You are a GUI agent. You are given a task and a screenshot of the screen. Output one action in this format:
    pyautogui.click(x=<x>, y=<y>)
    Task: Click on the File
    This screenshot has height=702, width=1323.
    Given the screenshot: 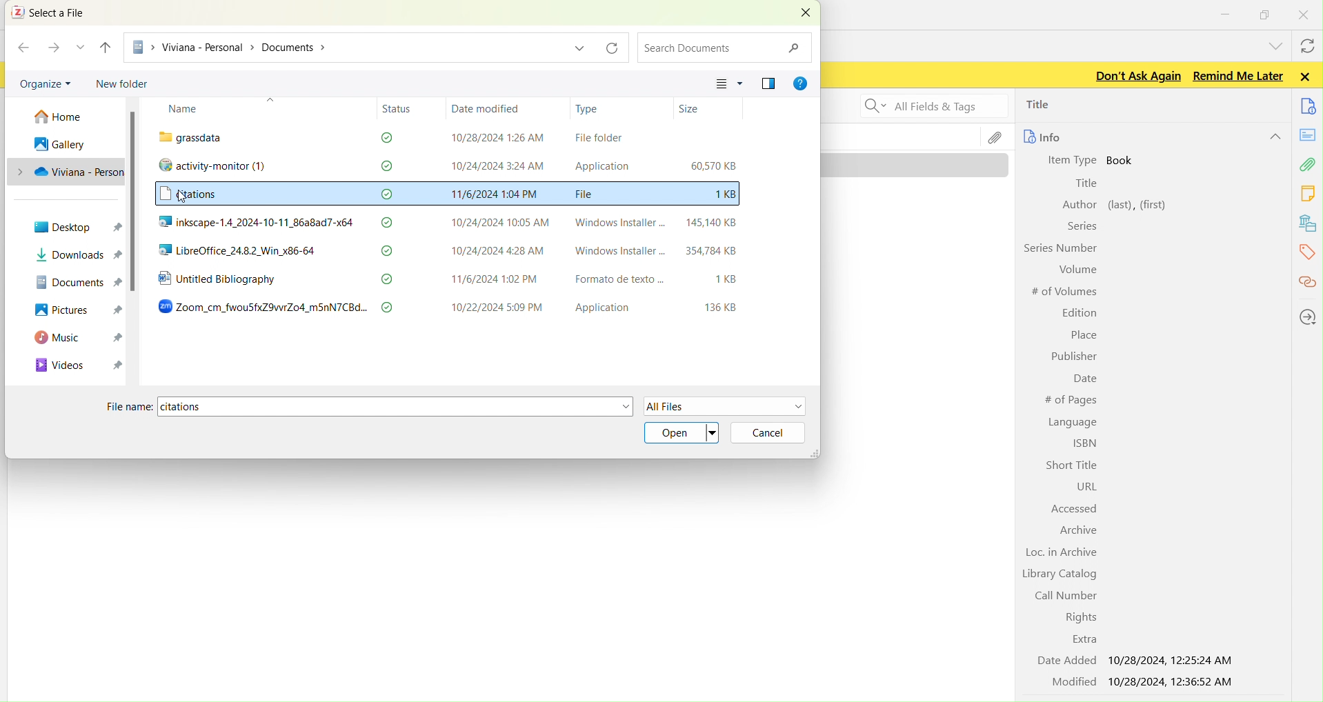 What is the action you would take?
    pyautogui.click(x=589, y=194)
    